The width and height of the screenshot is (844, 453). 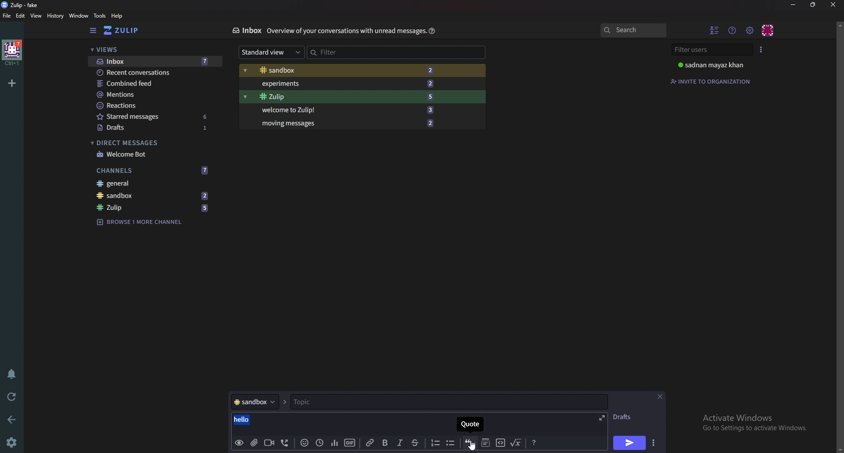 What do you see at coordinates (487, 443) in the screenshot?
I see `Spoiler` at bounding box center [487, 443].